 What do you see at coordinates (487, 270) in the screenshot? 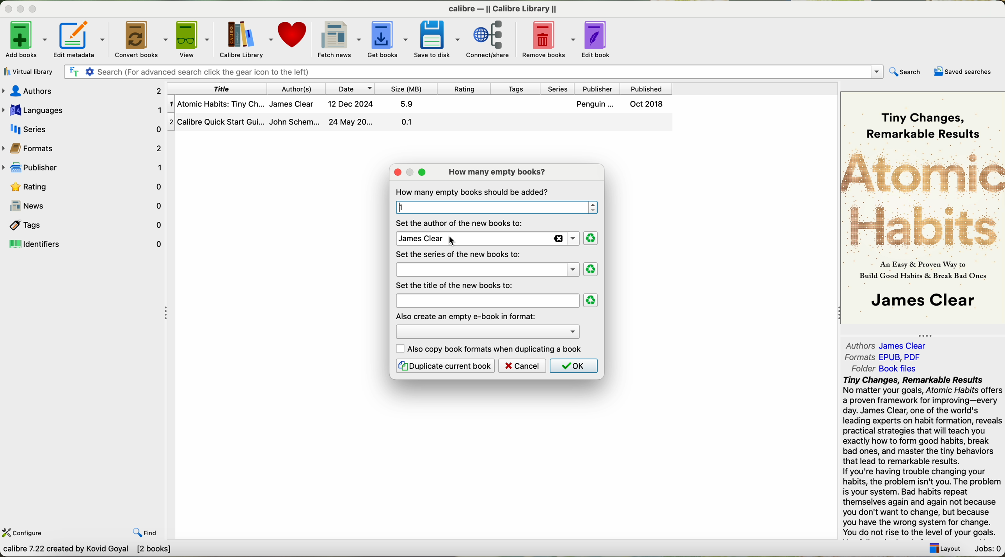
I see `series option` at bounding box center [487, 270].